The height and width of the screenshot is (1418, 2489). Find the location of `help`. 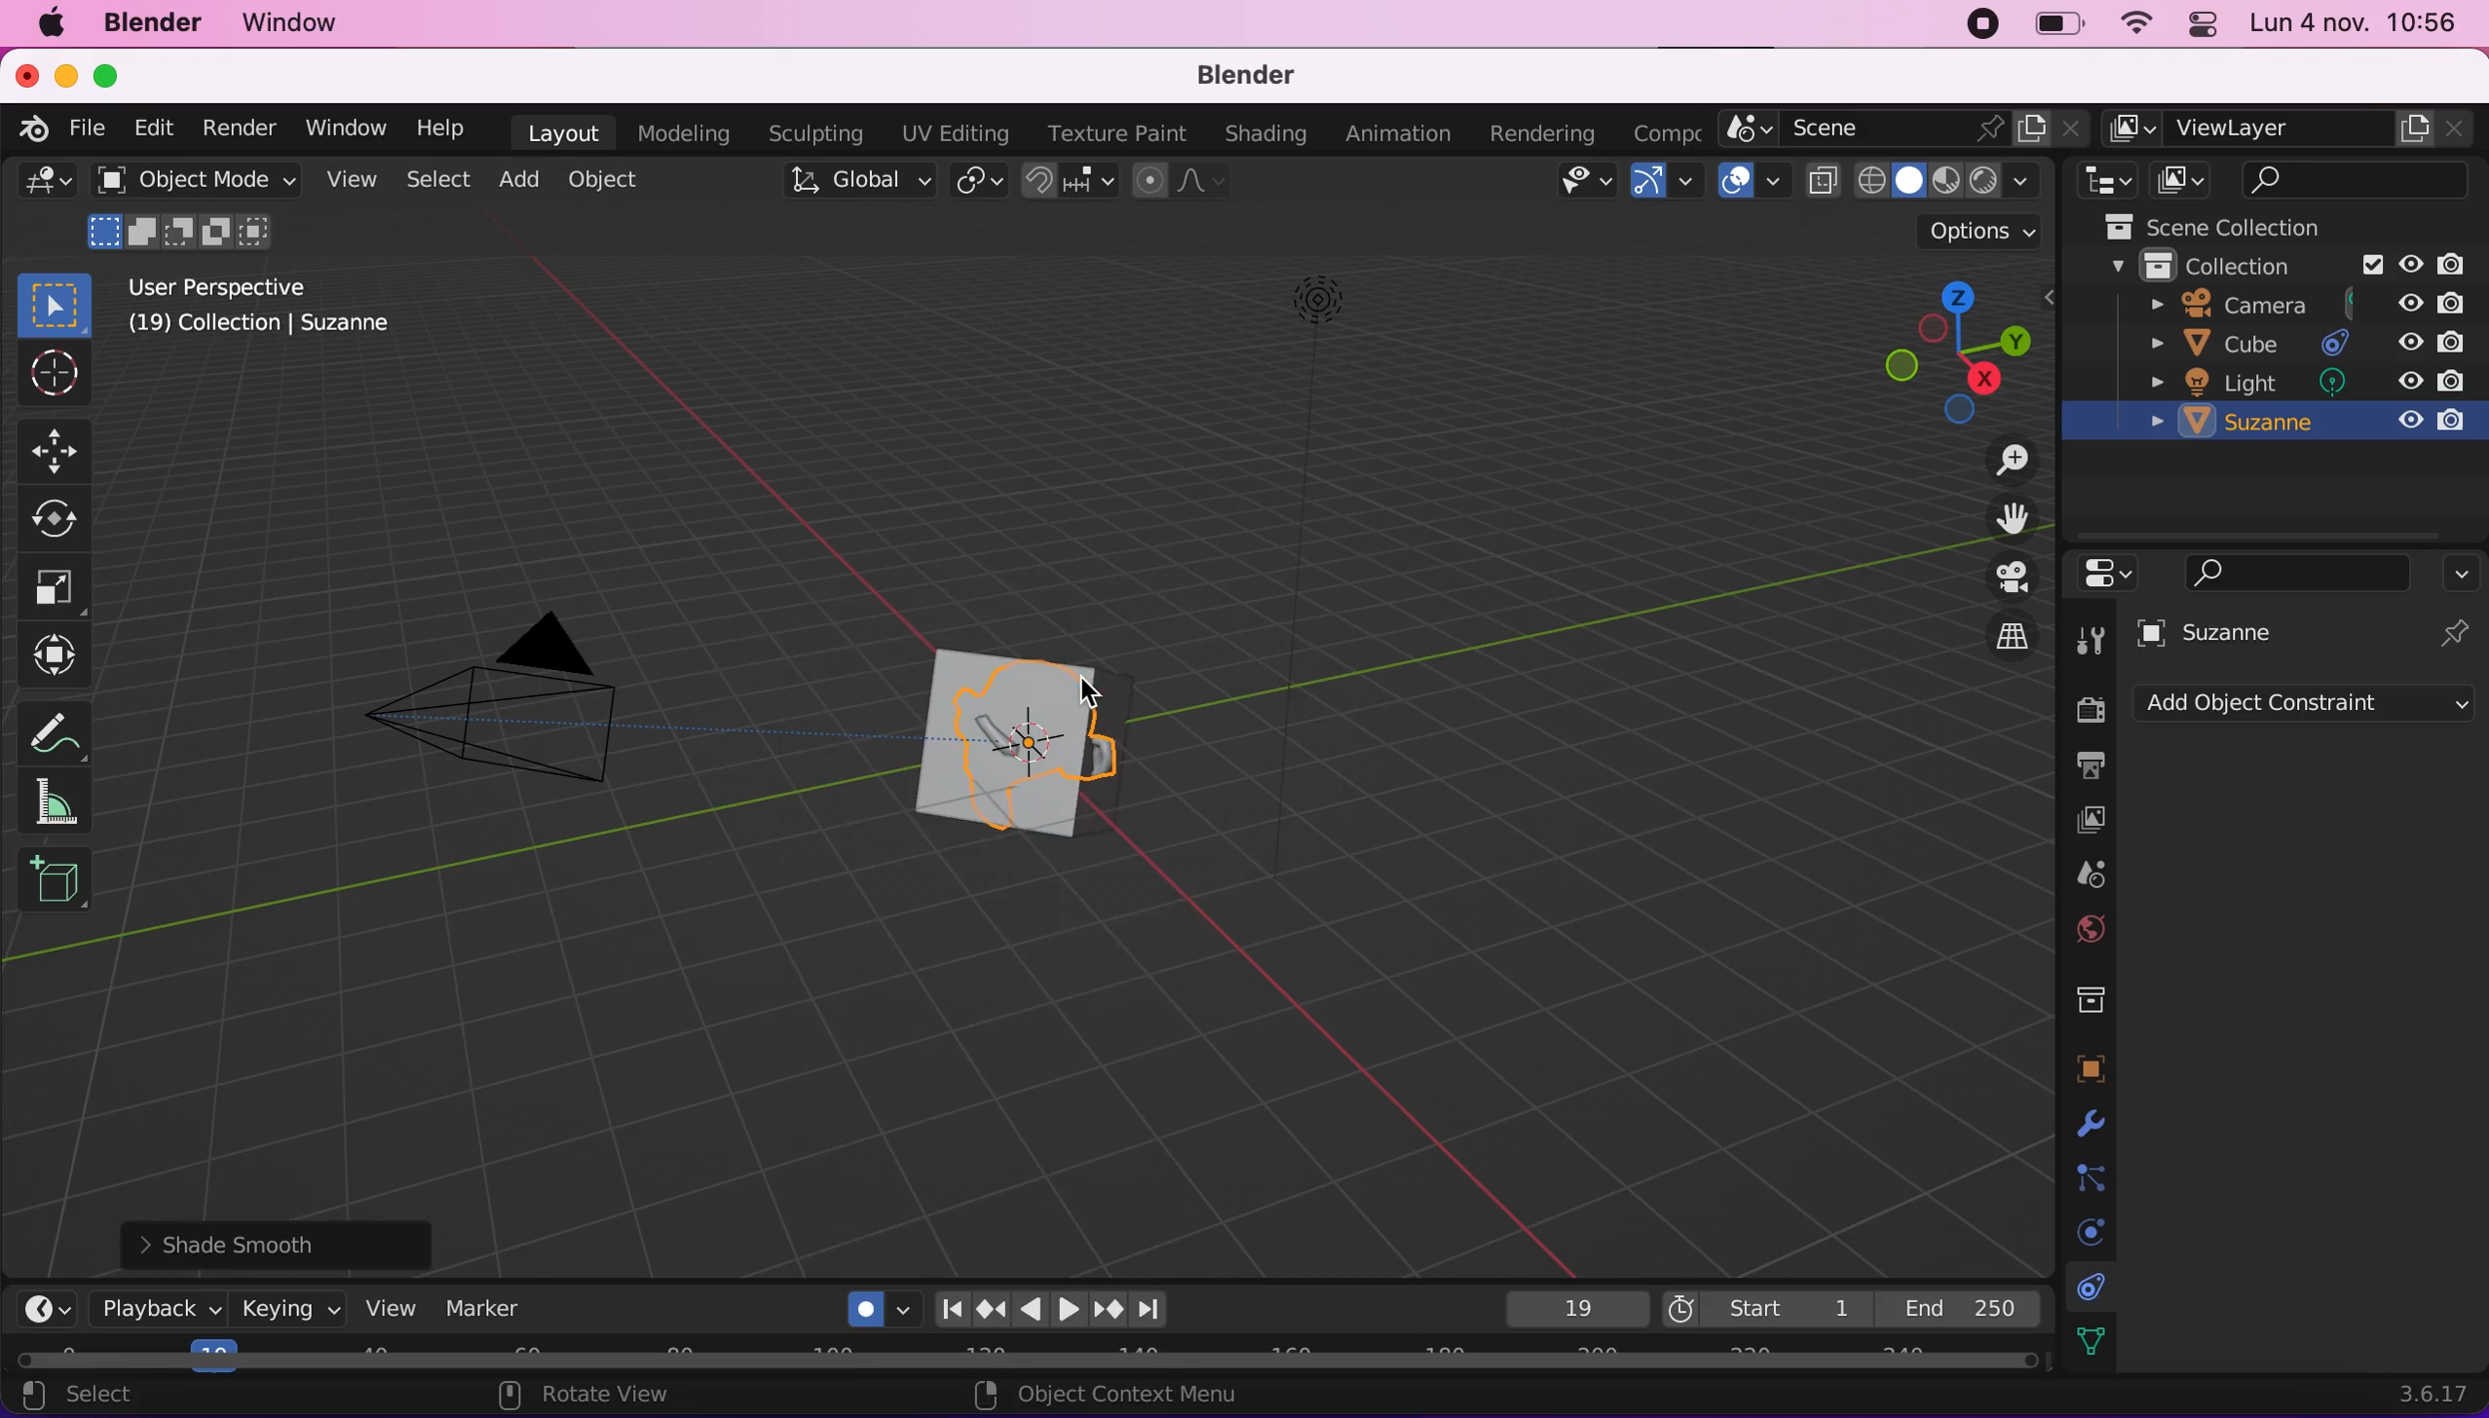

help is located at coordinates (445, 129).